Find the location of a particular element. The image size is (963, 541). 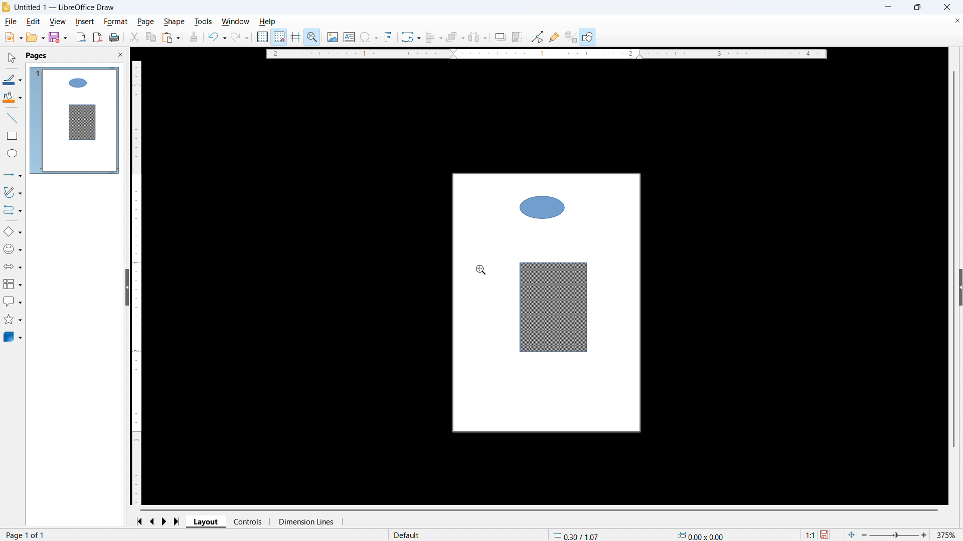

file  is located at coordinates (12, 22).